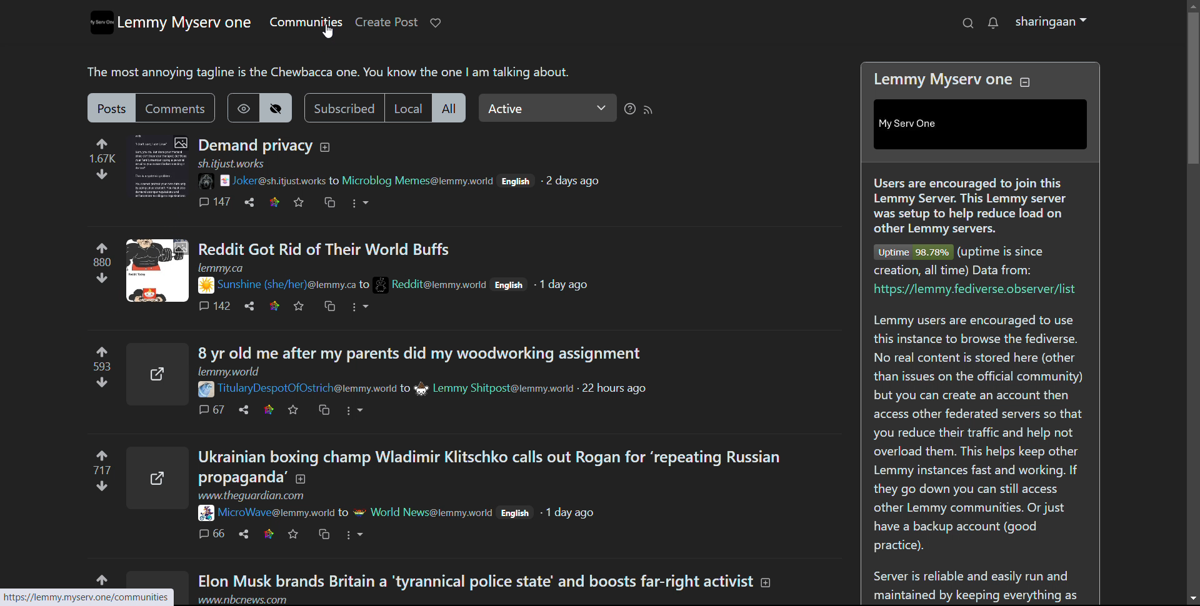 This screenshot has width=1200, height=606. Describe the element at coordinates (215, 202) in the screenshot. I see `147 comments` at that location.